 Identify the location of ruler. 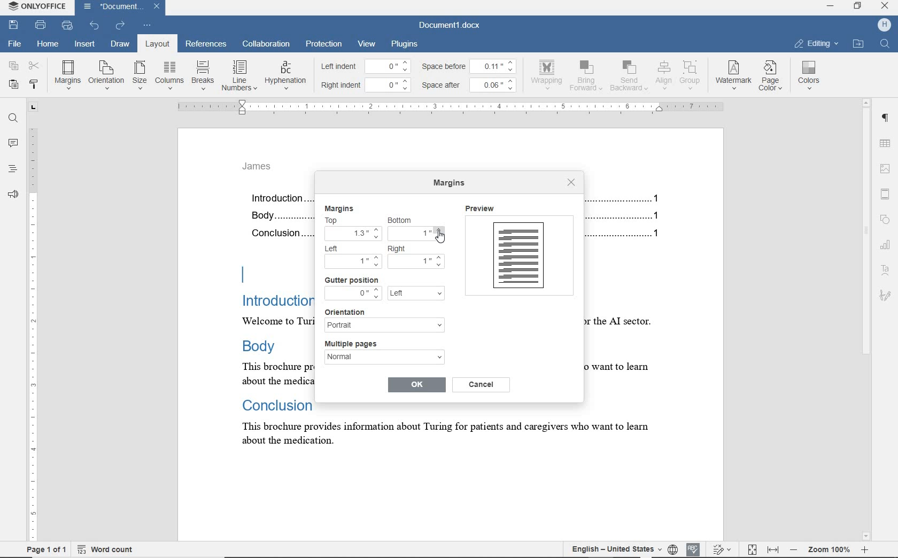
(33, 321).